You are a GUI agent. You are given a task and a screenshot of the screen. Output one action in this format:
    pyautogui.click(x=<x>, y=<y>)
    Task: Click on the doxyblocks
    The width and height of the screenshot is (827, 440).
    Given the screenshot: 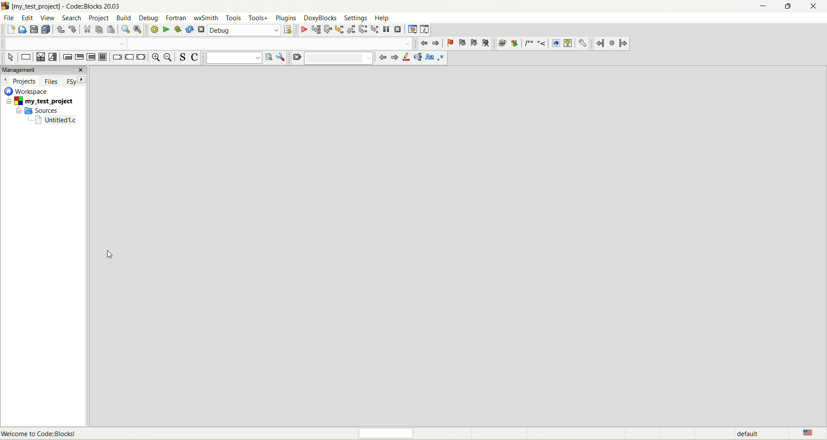 What is the action you would take?
    pyautogui.click(x=319, y=19)
    